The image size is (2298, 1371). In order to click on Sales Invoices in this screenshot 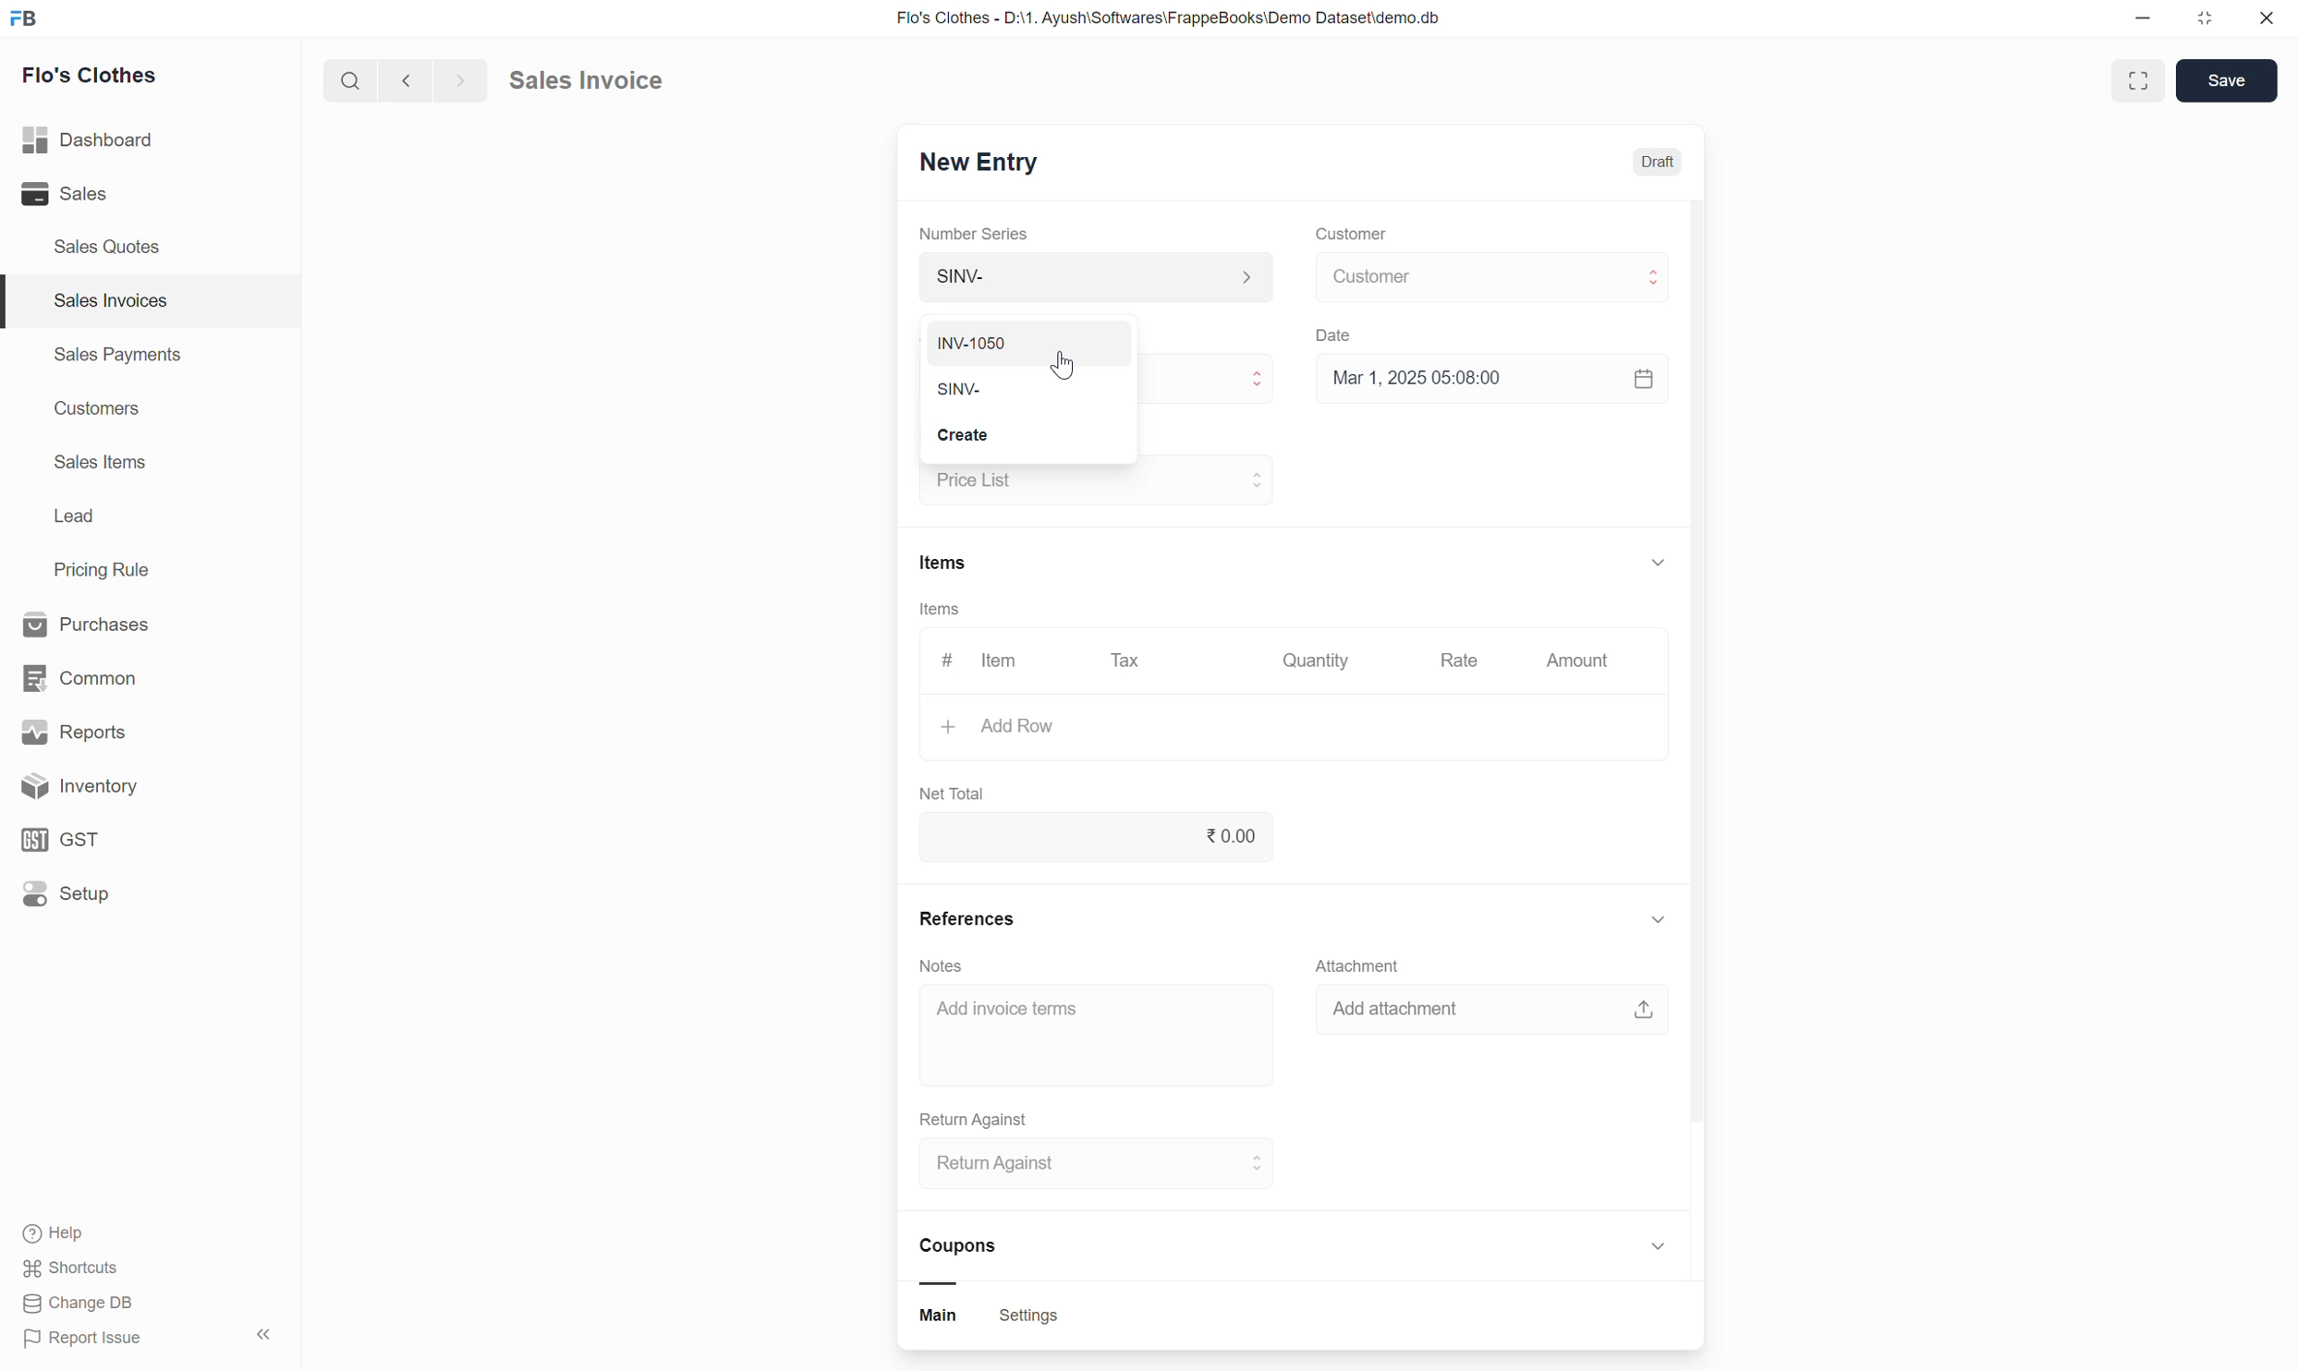, I will do `click(107, 300)`.